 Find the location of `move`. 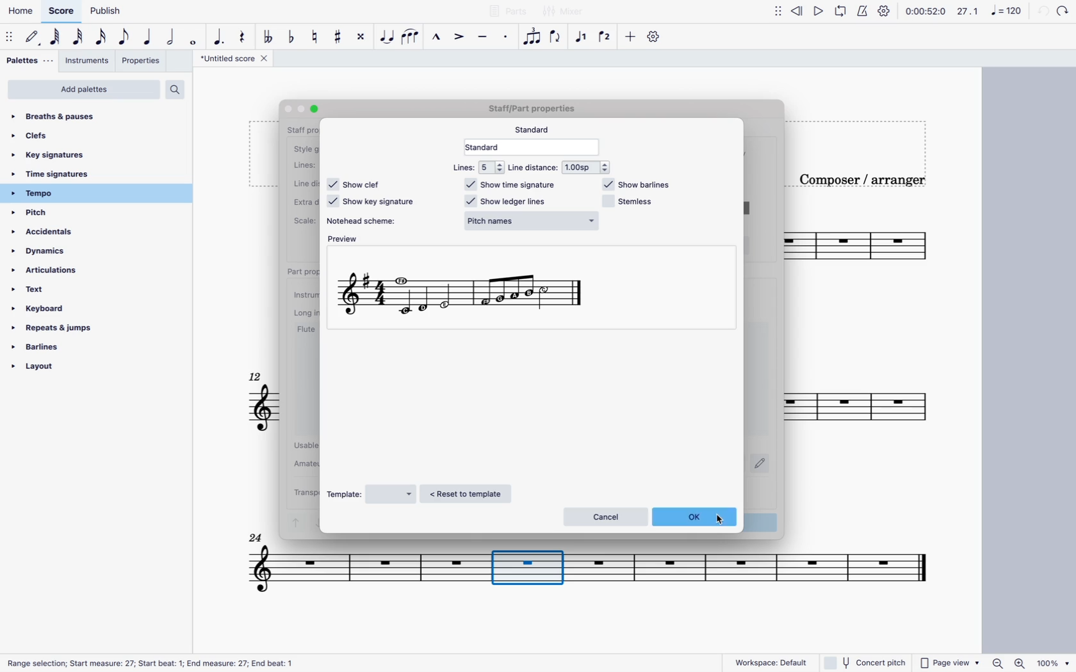

move is located at coordinates (774, 10).